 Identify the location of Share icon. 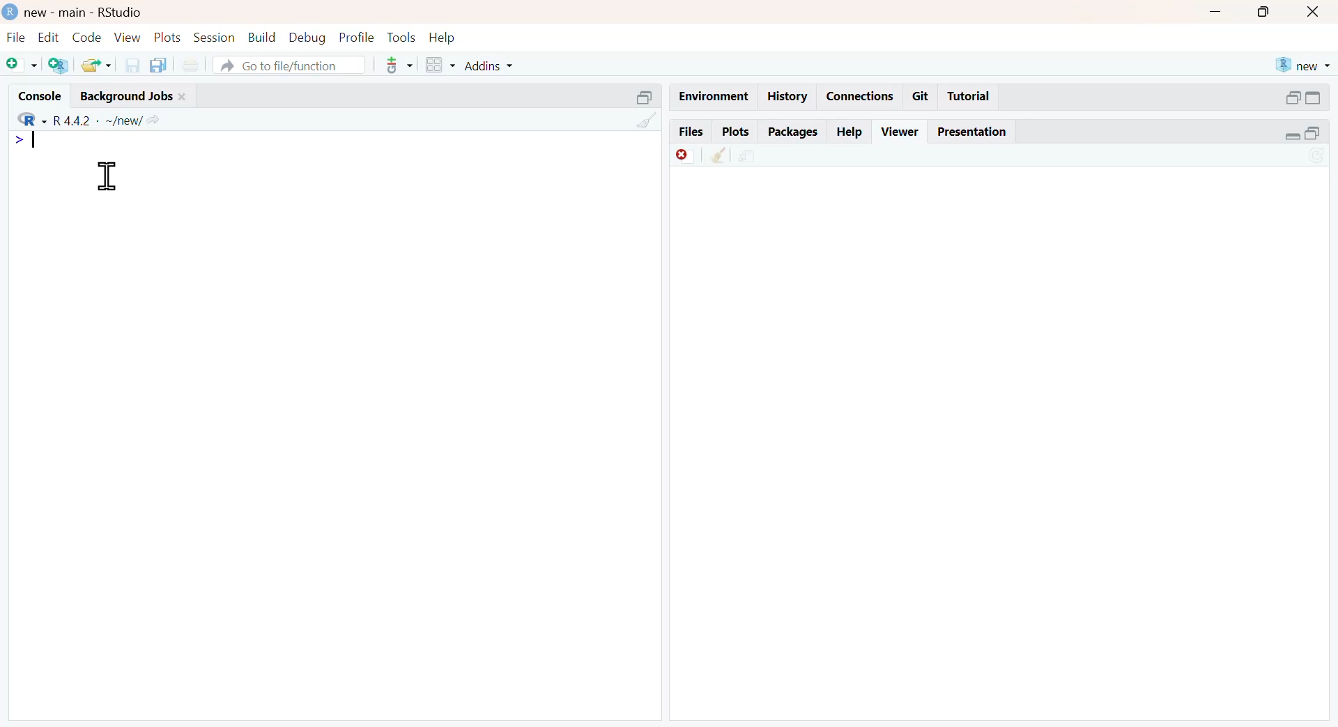
(155, 120).